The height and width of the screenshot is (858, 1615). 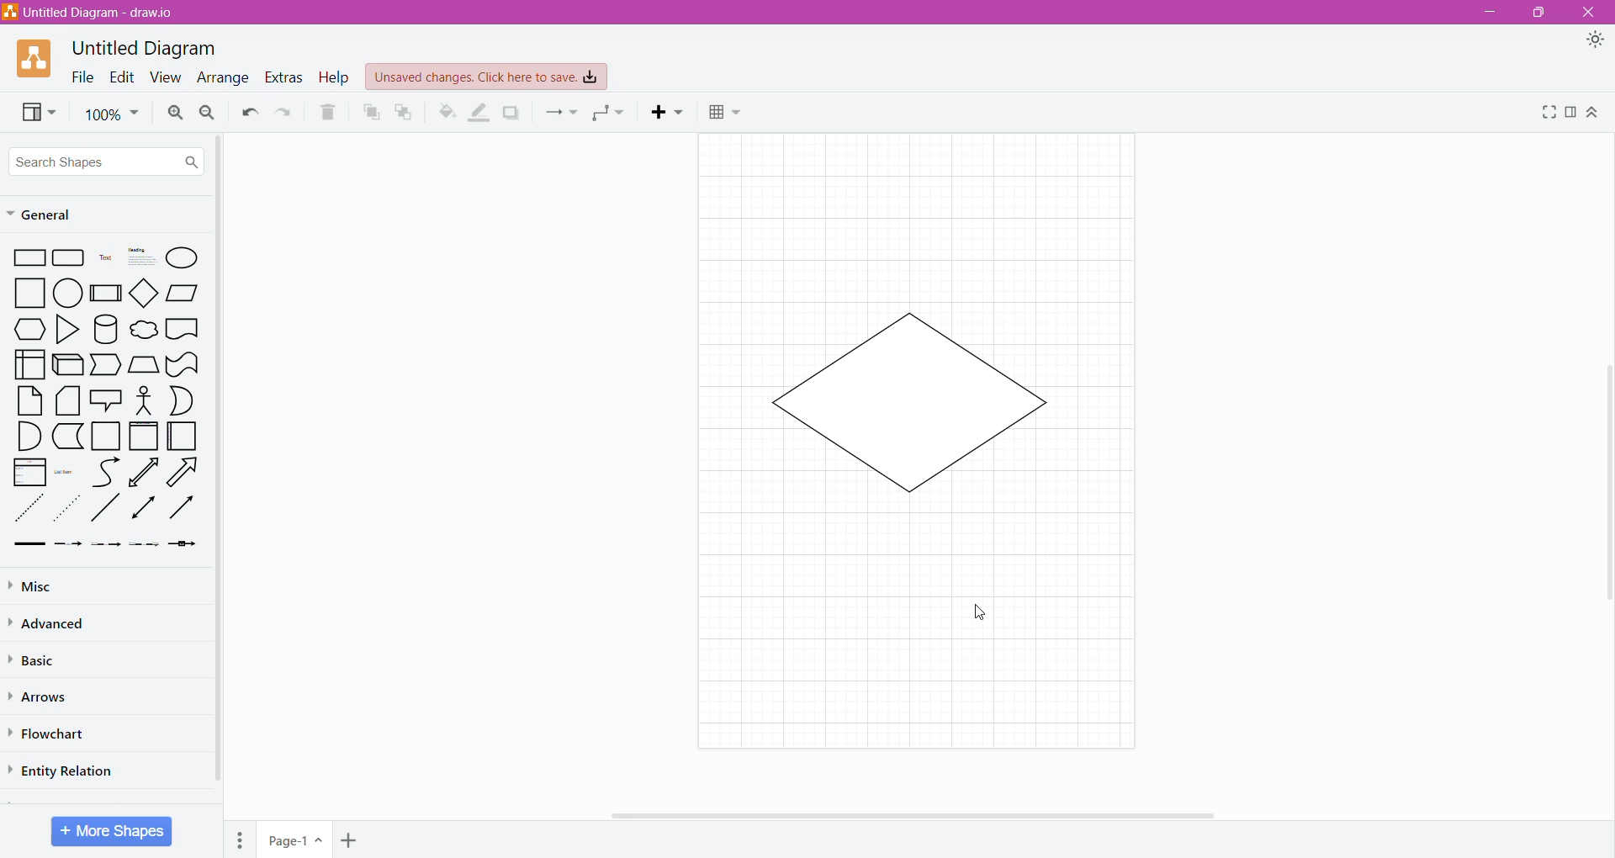 I want to click on Flowchart, so click(x=54, y=734).